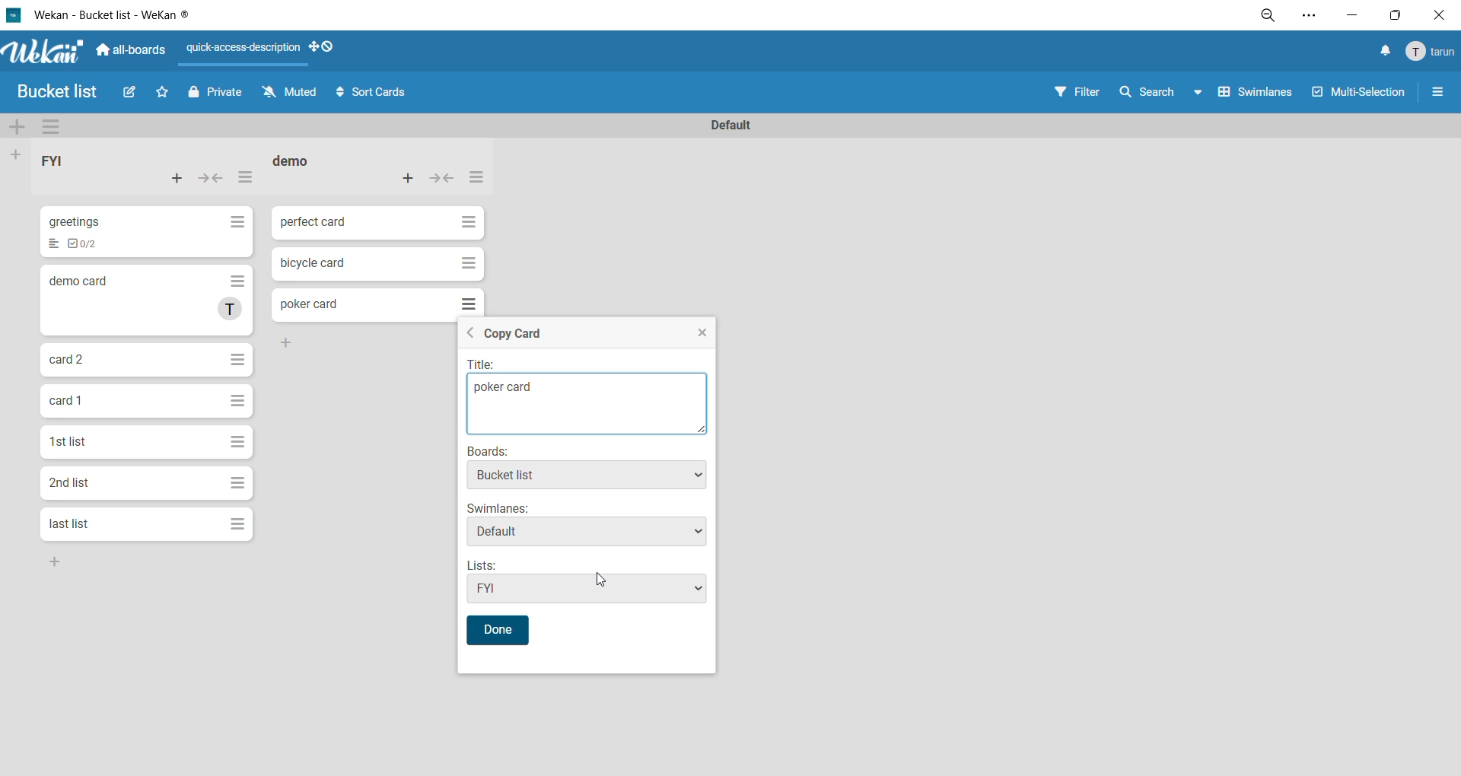 This screenshot has width=1461, height=776. I want to click on close, so click(1437, 15).